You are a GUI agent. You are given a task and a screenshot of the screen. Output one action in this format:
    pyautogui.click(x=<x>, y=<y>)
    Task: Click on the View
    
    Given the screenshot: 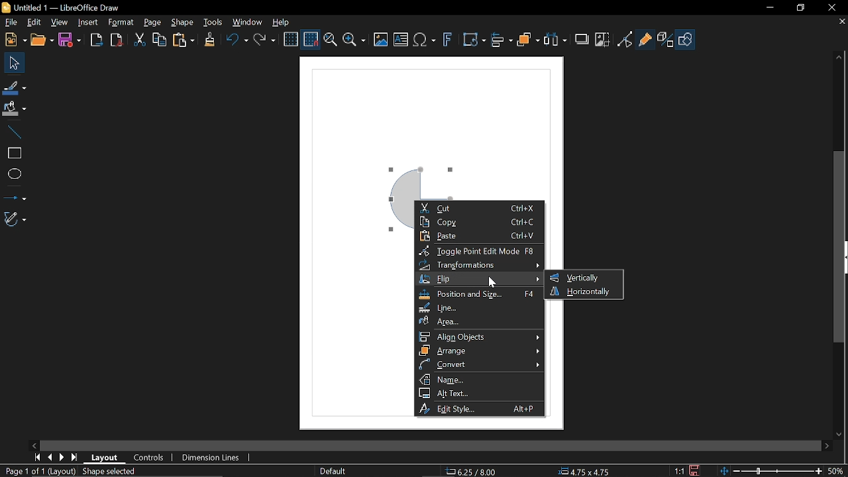 What is the action you would take?
    pyautogui.click(x=58, y=23)
    